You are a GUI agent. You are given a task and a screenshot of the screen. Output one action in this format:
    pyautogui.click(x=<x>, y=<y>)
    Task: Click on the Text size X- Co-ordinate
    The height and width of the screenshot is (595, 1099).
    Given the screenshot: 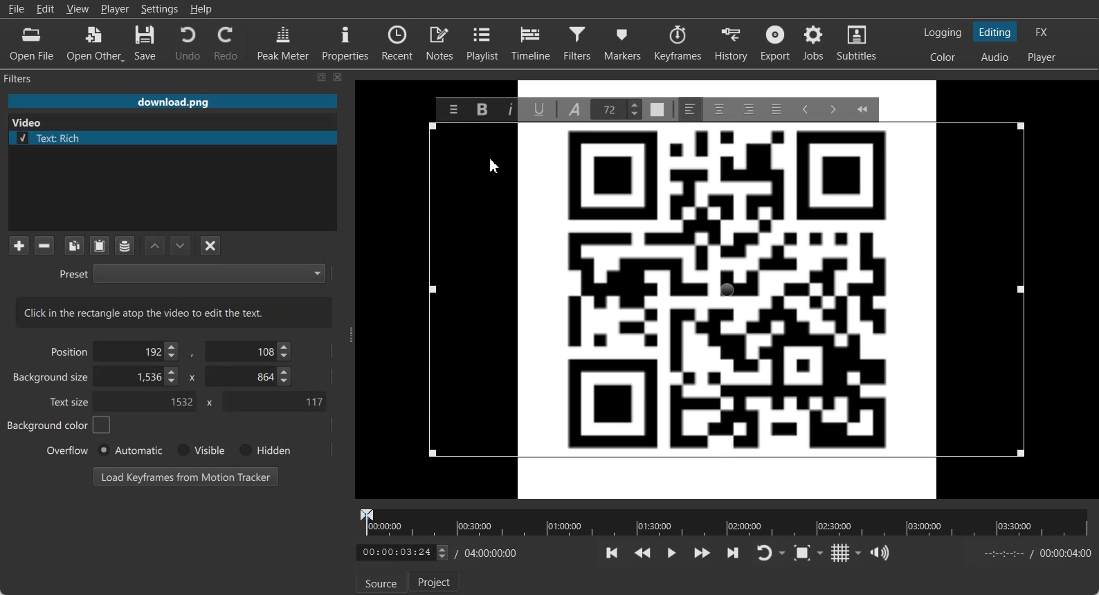 What is the action you would take?
    pyautogui.click(x=147, y=403)
    